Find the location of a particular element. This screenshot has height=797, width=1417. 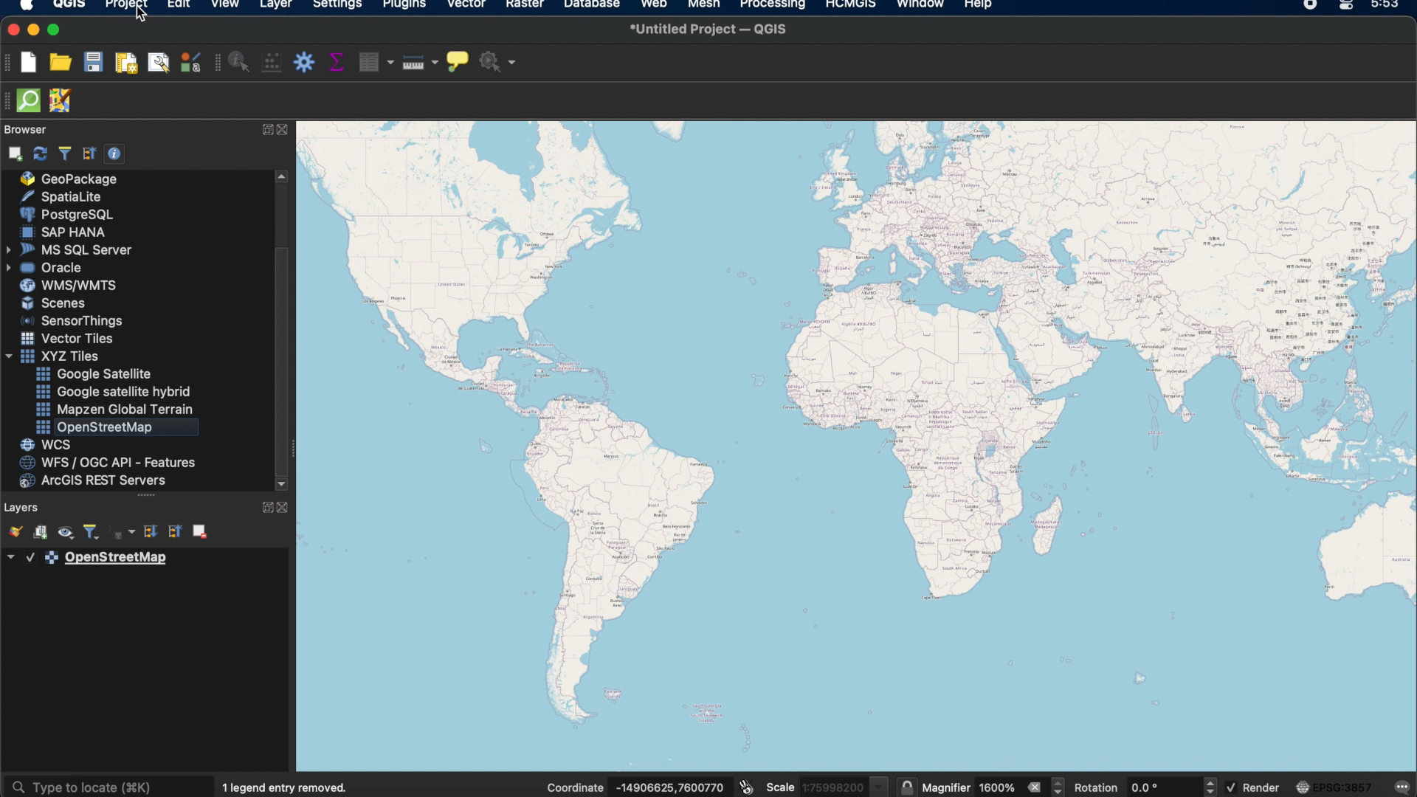

spatiallite is located at coordinates (66, 197).